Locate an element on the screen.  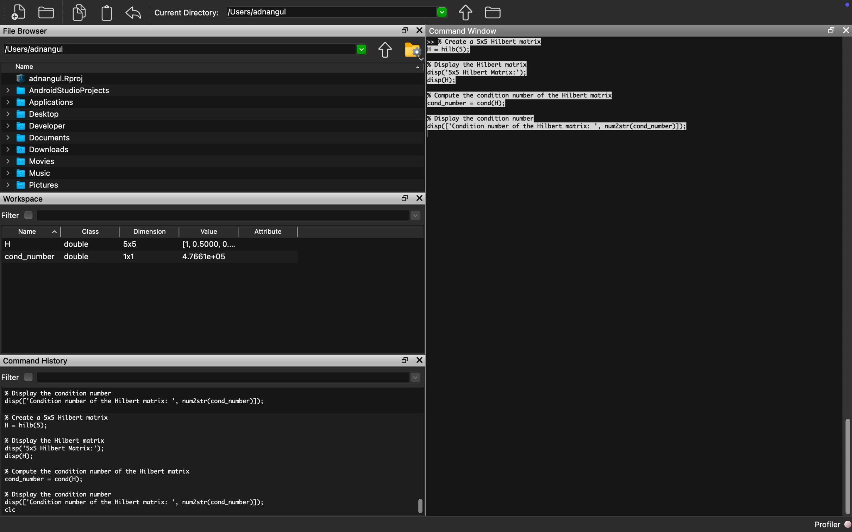
Open Folder is located at coordinates (46, 11).